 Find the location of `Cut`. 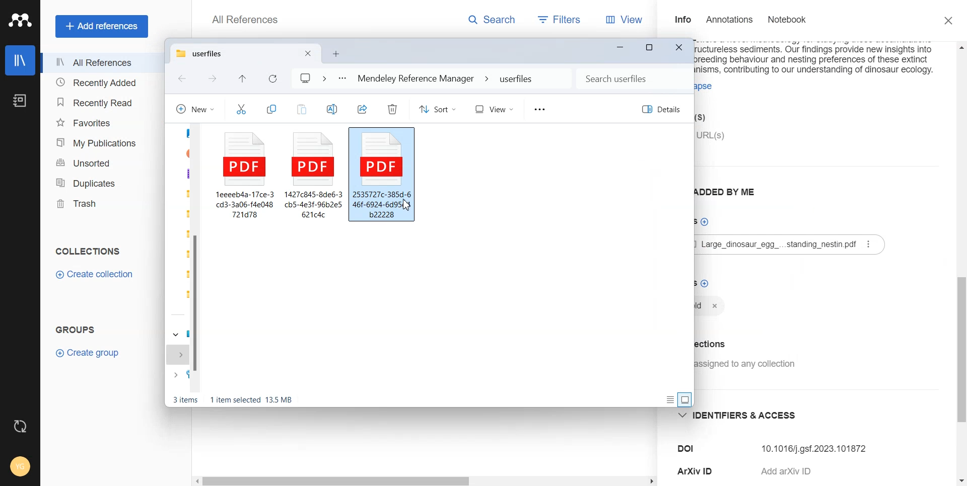

Cut is located at coordinates (241, 109).